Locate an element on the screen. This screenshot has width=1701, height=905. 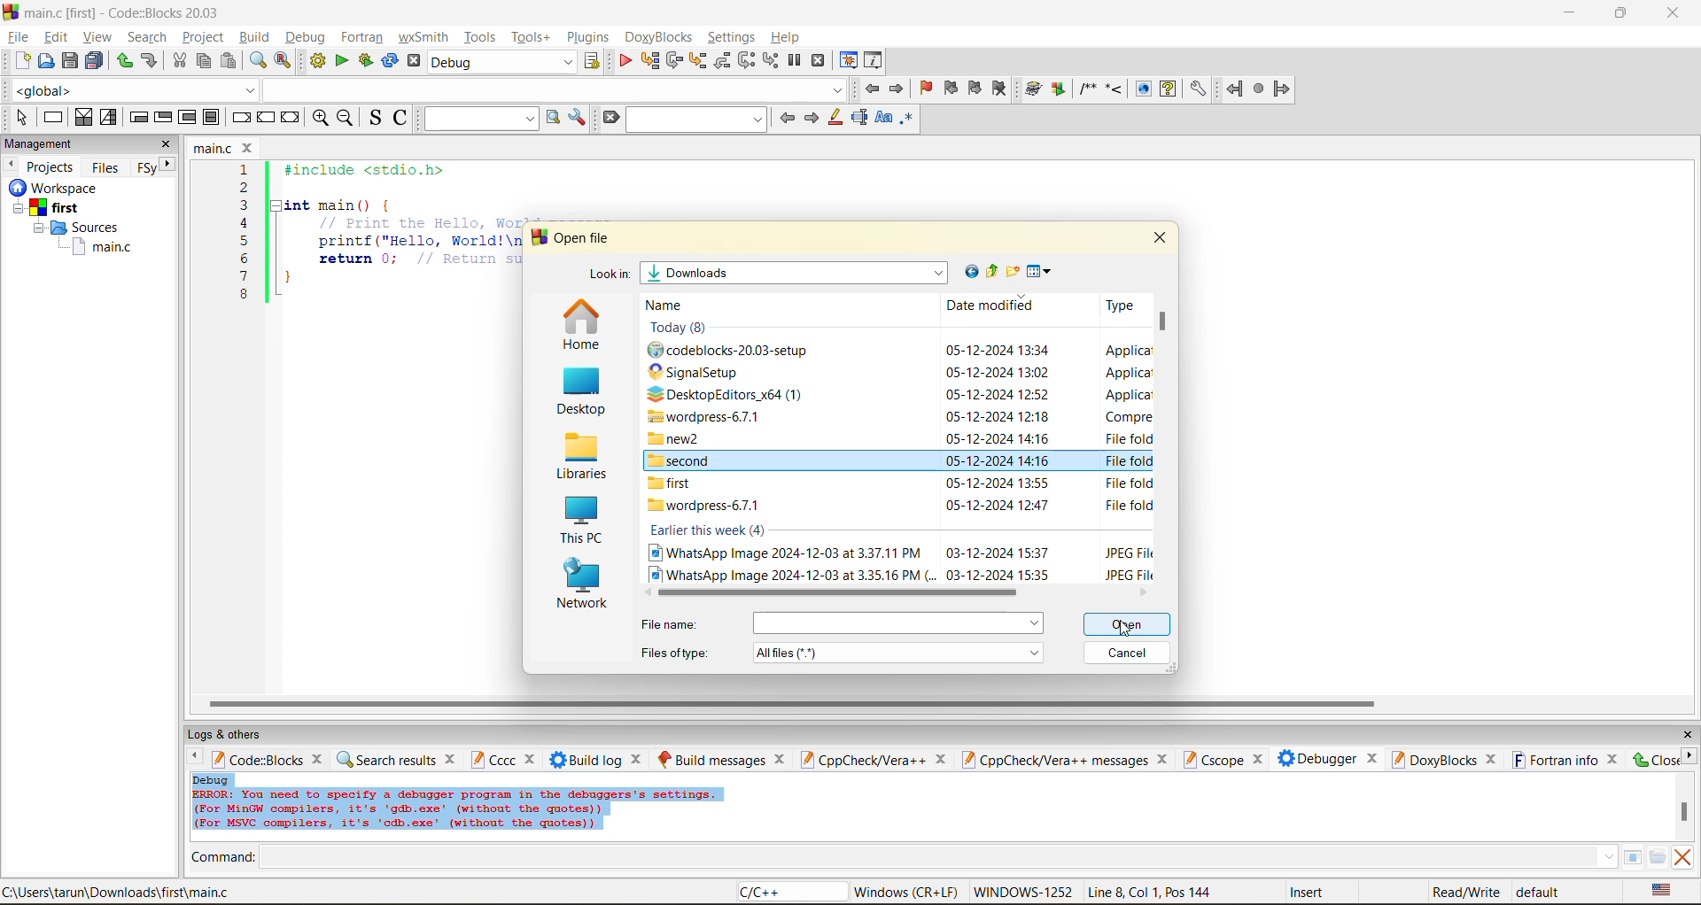
Desktop editors x64 is located at coordinates (731, 394).